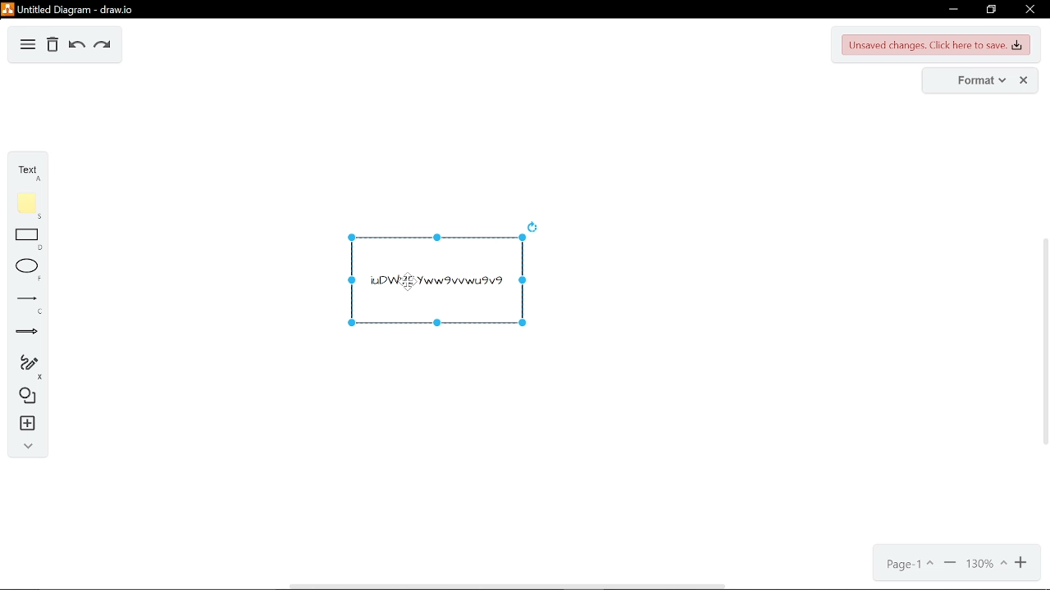 This screenshot has height=590, width=1050. Describe the element at coordinates (24, 449) in the screenshot. I see `collapse` at that location.